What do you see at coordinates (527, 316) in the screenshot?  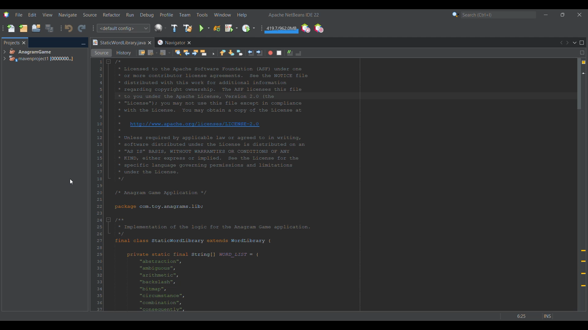 I see `Status bar details` at bounding box center [527, 316].